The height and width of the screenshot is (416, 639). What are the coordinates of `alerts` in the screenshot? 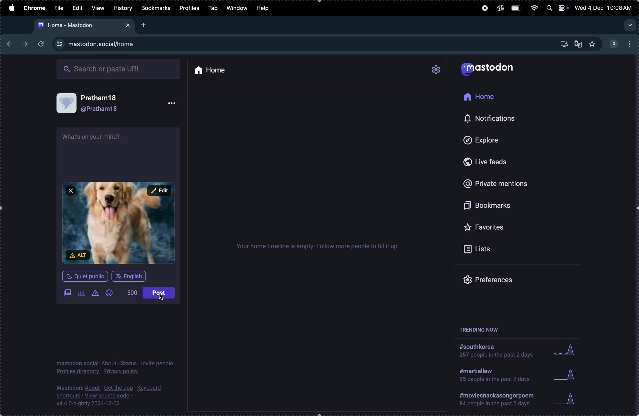 It's located at (97, 294).